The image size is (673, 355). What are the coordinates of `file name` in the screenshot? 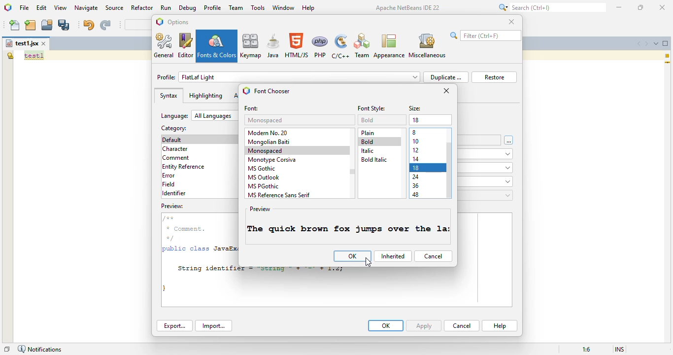 It's located at (22, 43).